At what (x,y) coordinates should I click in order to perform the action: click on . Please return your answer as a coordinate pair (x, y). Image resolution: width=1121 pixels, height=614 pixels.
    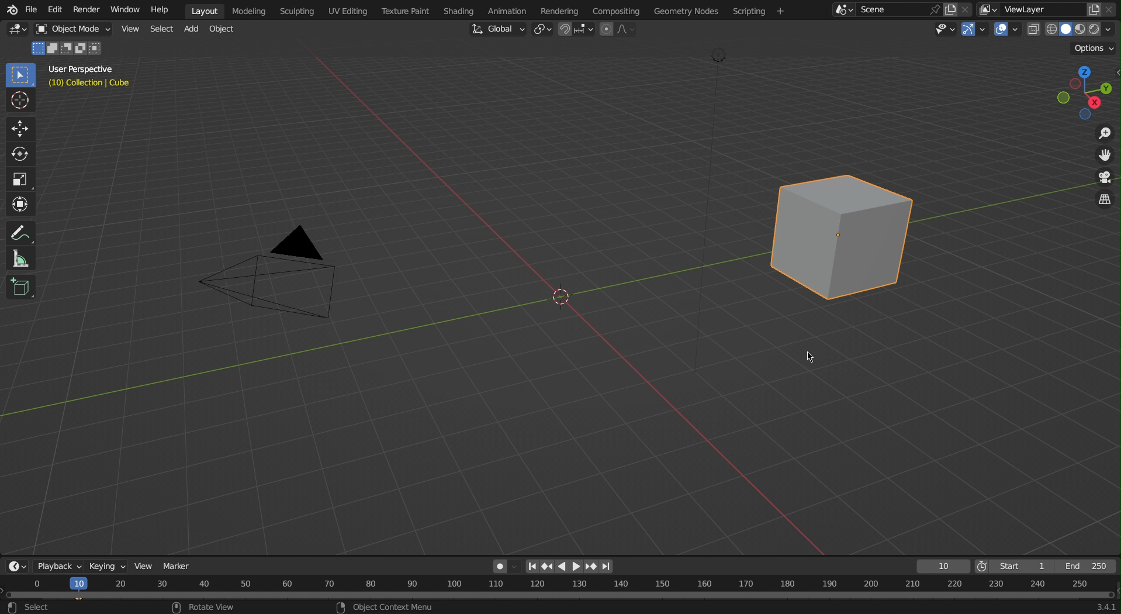
    Looking at the image, I should click on (761, 11).